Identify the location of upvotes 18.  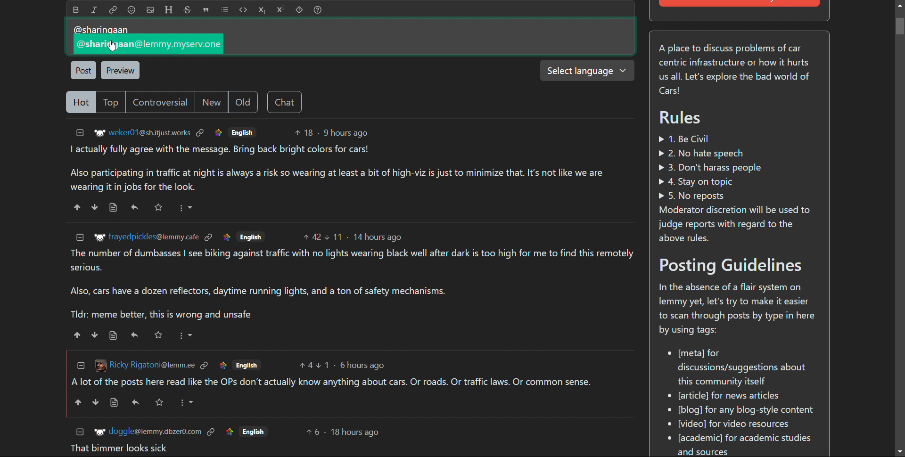
(304, 132).